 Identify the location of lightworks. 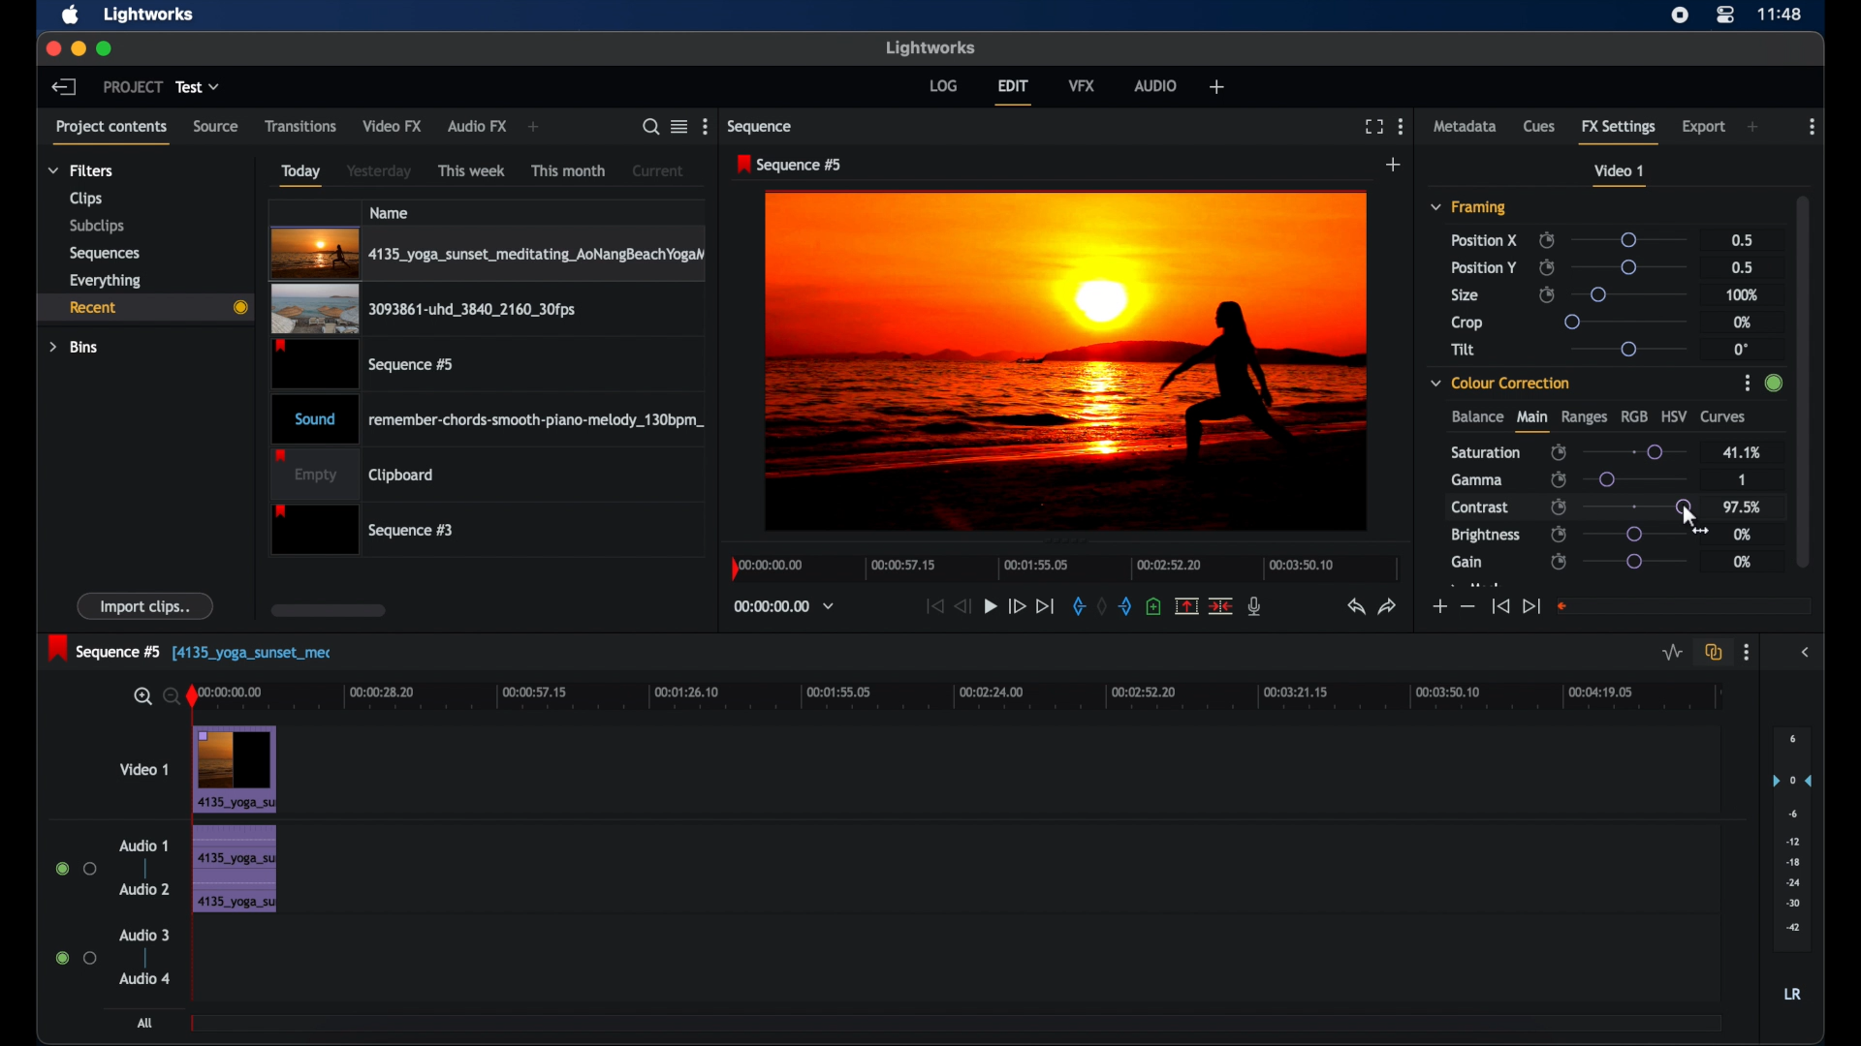
(149, 15).